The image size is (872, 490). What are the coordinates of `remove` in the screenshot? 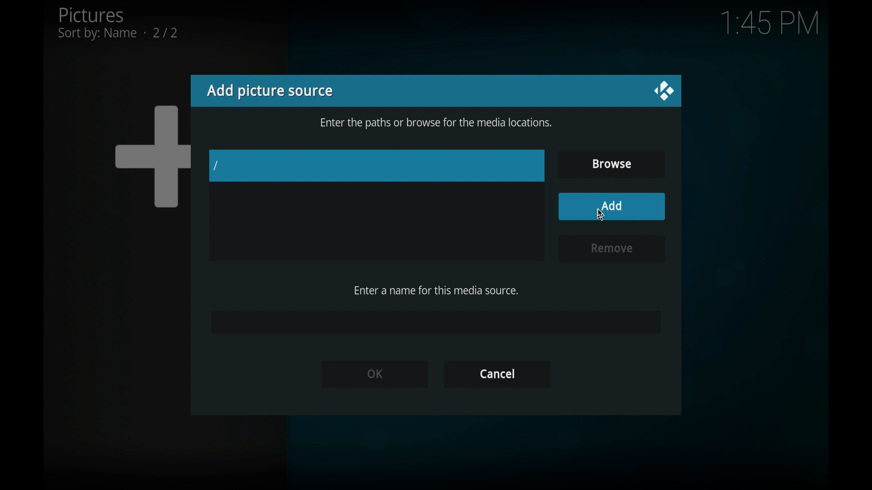 It's located at (610, 249).